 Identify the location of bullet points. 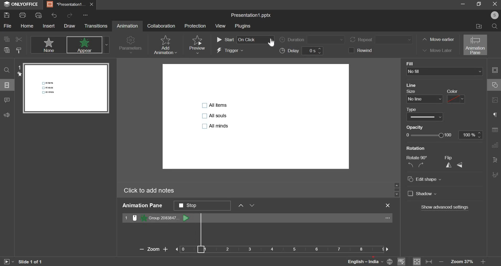
(215, 115).